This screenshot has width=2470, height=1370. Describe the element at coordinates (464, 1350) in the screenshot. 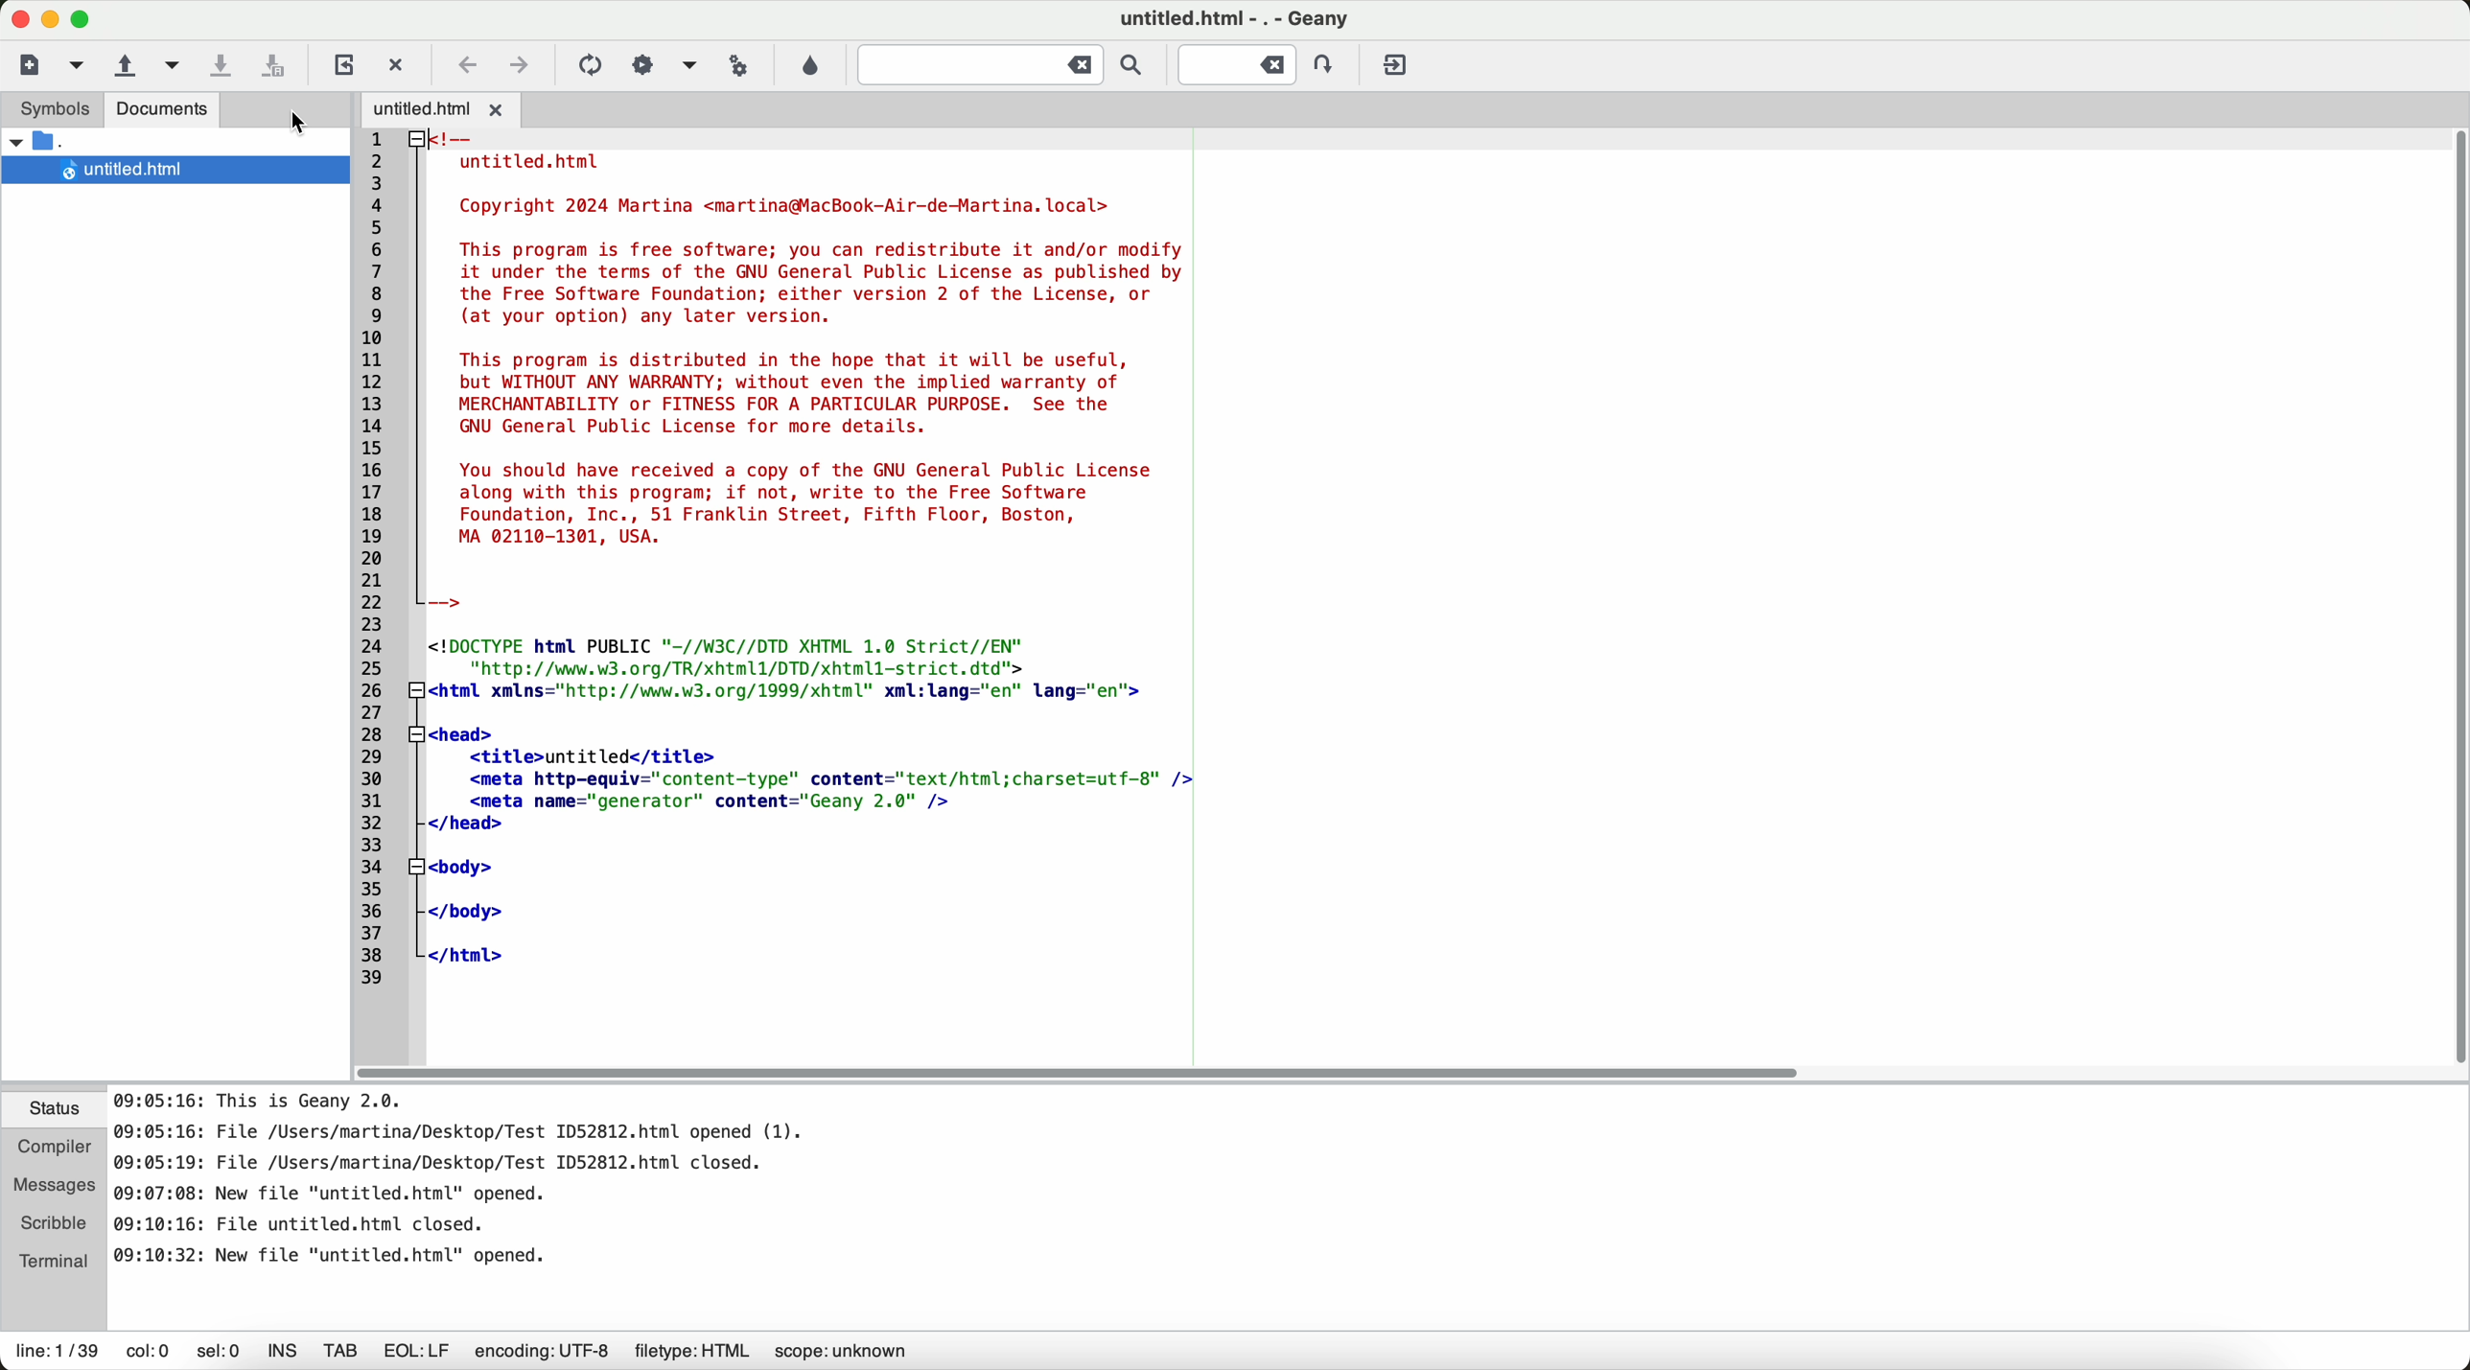

I see `information` at that location.